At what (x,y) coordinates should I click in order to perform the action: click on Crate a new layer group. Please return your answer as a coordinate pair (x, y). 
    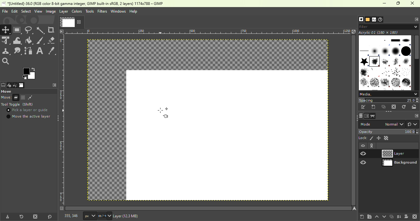
    Looking at the image, I should click on (369, 216).